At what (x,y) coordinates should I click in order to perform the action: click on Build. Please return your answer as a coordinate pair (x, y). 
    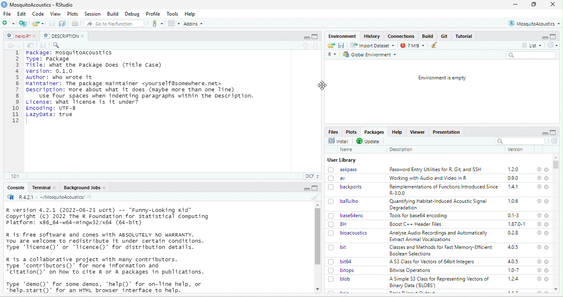
    Looking at the image, I should click on (428, 36).